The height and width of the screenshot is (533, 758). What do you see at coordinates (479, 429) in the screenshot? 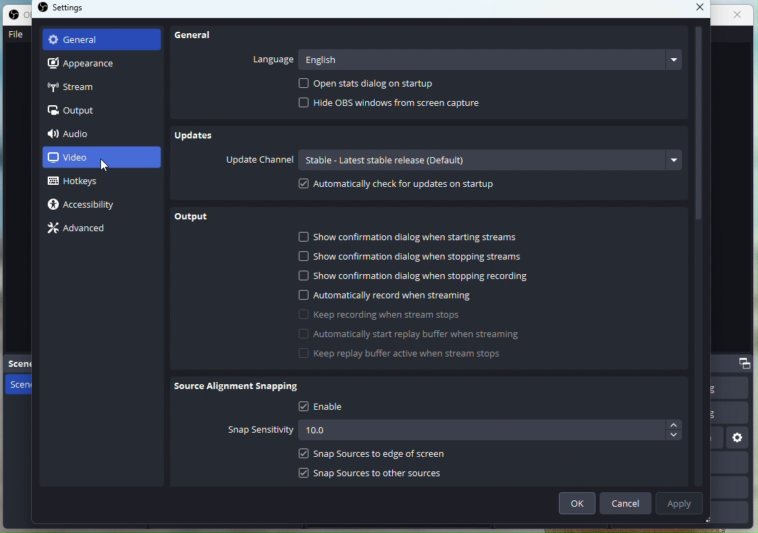
I see `10.0` at bounding box center [479, 429].